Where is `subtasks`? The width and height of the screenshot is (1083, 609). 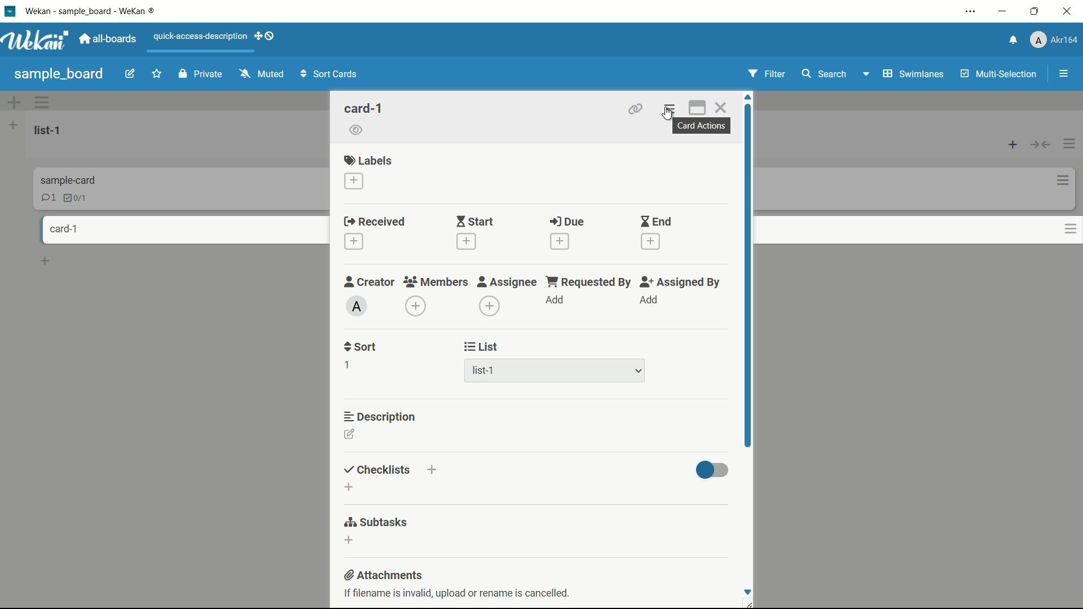 subtasks is located at coordinates (376, 523).